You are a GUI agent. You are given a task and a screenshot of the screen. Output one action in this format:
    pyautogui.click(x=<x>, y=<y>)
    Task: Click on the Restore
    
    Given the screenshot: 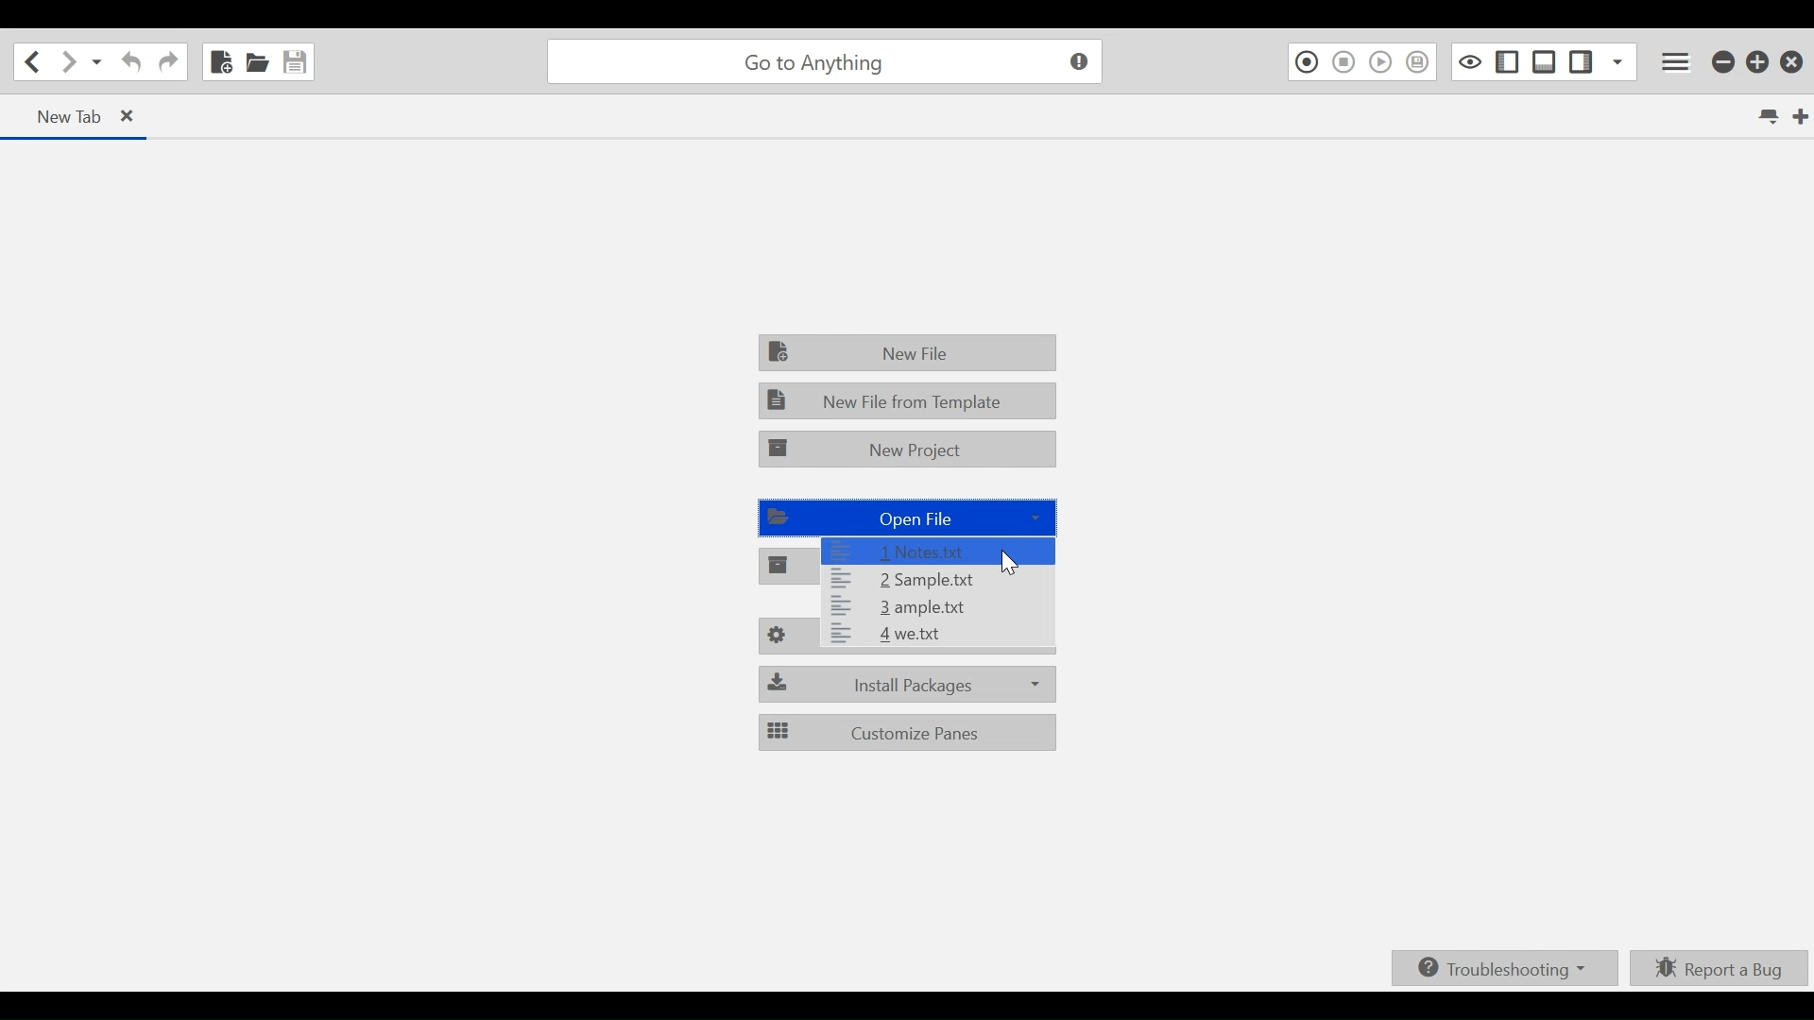 What is the action you would take?
    pyautogui.click(x=1759, y=63)
    